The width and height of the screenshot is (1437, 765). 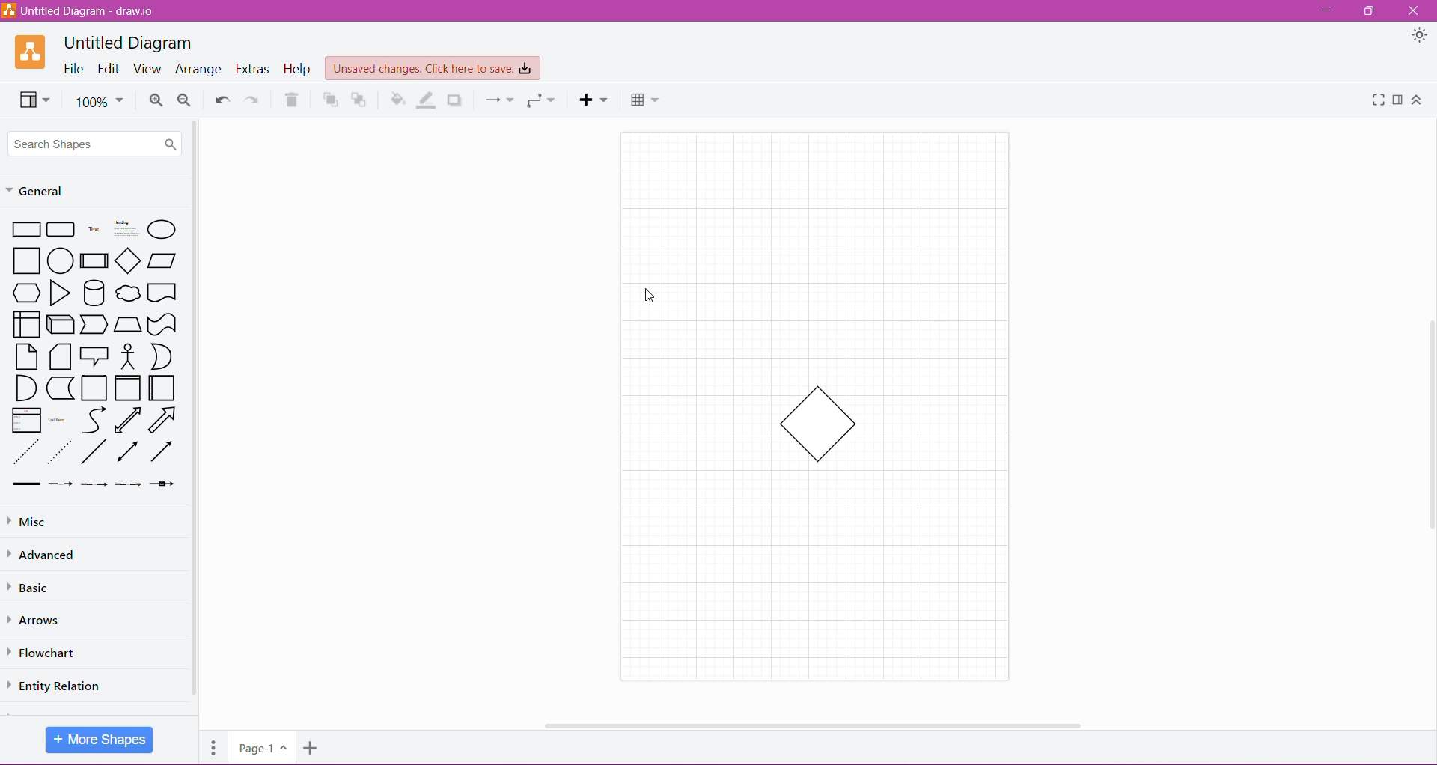 What do you see at coordinates (330, 100) in the screenshot?
I see `To Front` at bounding box center [330, 100].